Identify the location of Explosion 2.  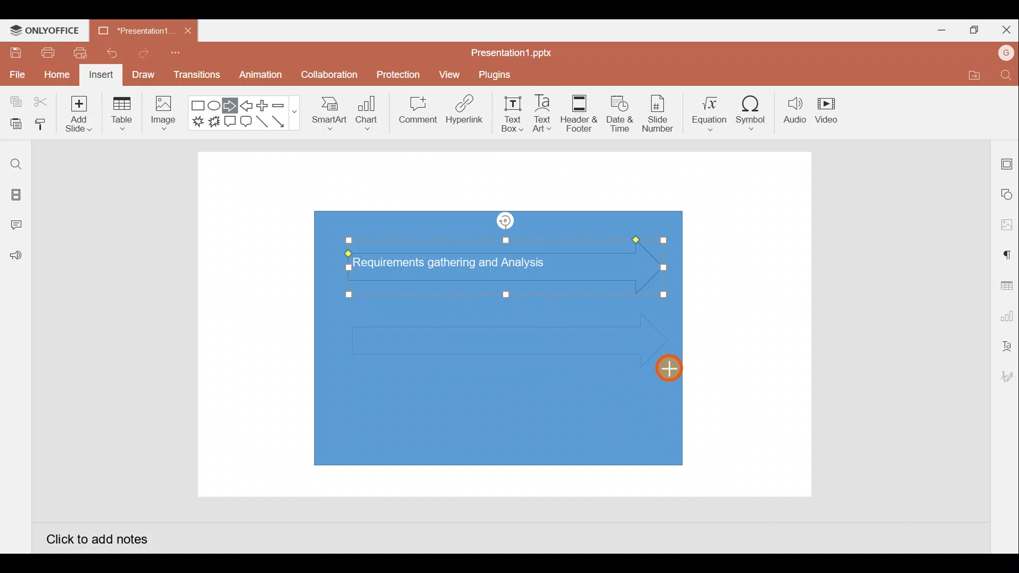
(214, 121).